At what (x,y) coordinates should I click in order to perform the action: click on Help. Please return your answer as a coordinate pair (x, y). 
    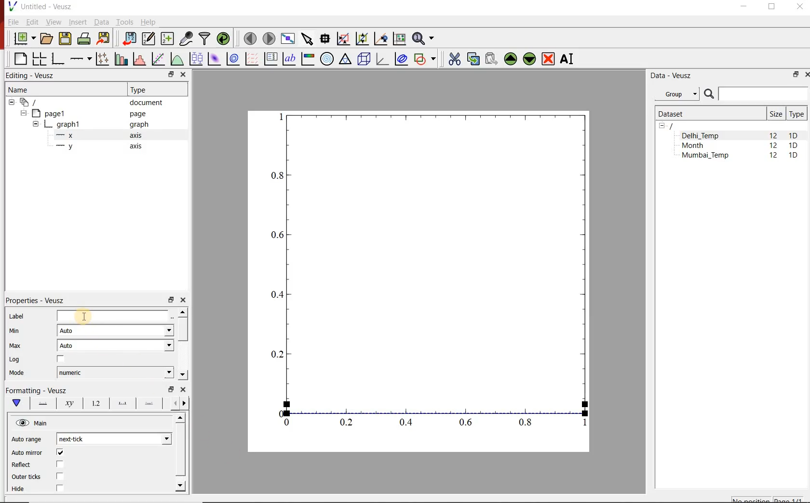
    Looking at the image, I should click on (148, 22).